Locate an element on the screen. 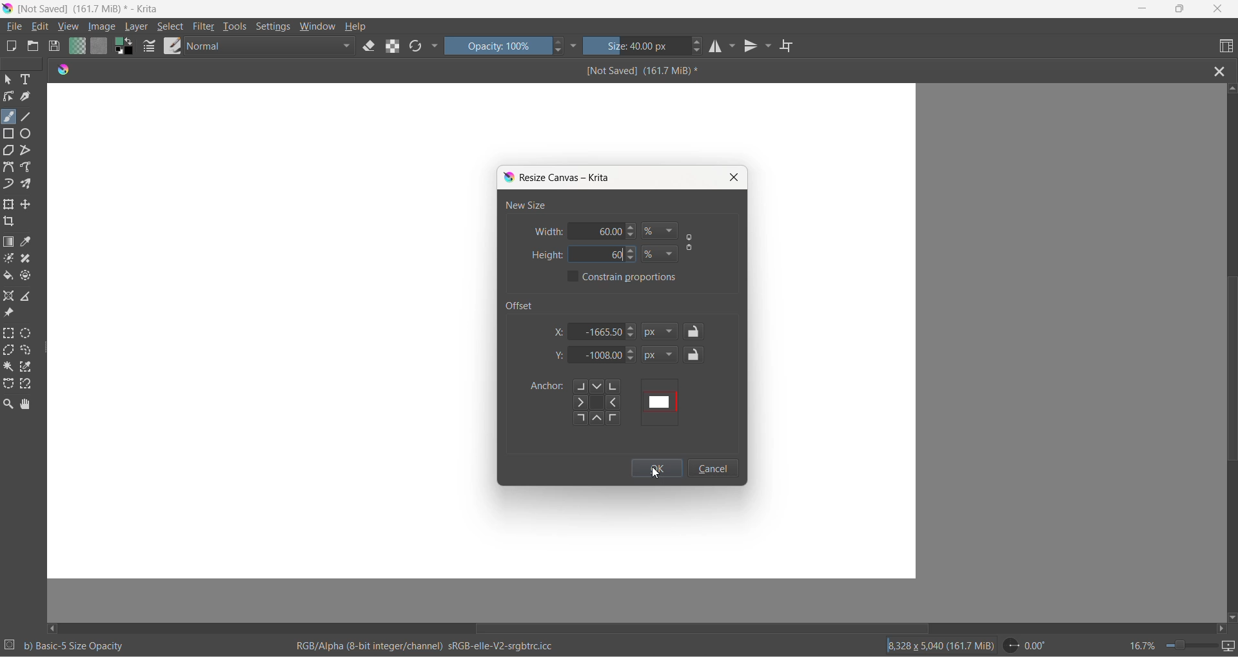  fill patterns is located at coordinates (99, 48).